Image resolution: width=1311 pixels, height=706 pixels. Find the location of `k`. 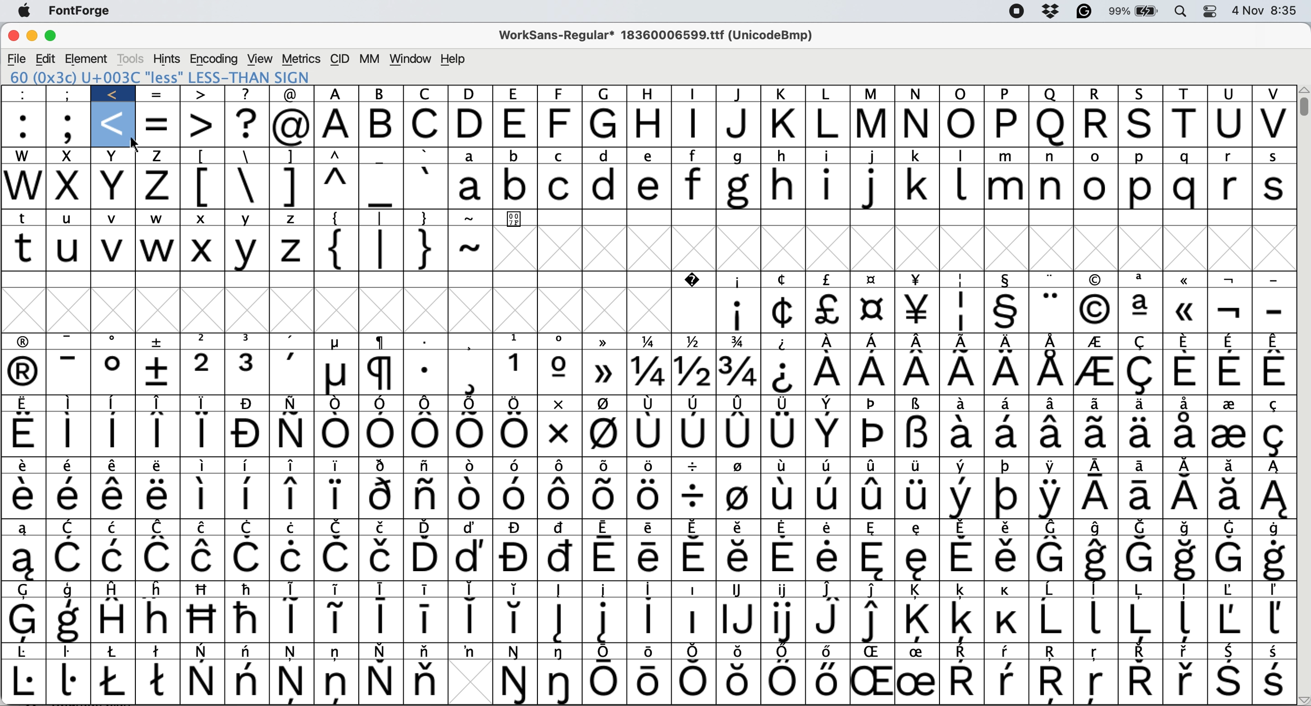

k is located at coordinates (784, 125).